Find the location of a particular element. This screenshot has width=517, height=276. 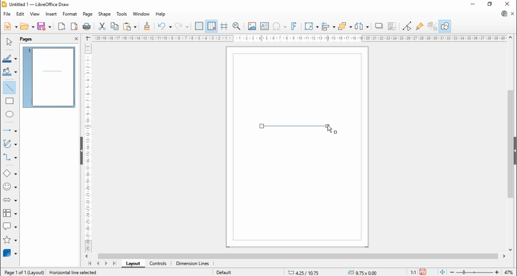

page is located at coordinates (87, 14).